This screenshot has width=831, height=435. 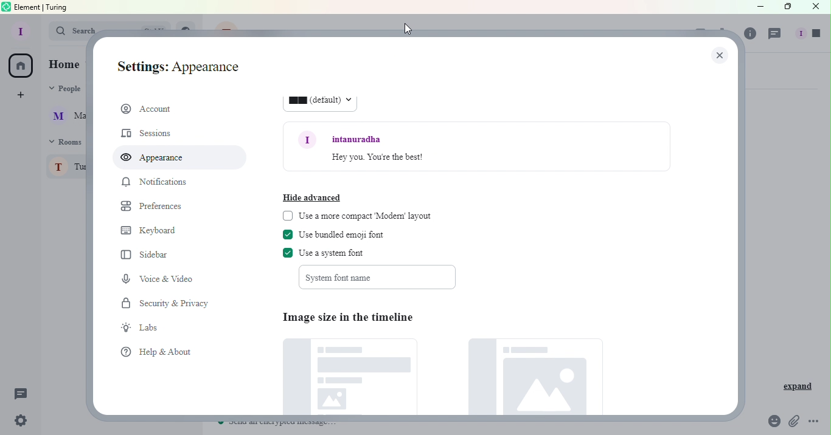 What do you see at coordinates (59, 7) in the screenshot?
I see `turing` at bounding box center [59, 7].